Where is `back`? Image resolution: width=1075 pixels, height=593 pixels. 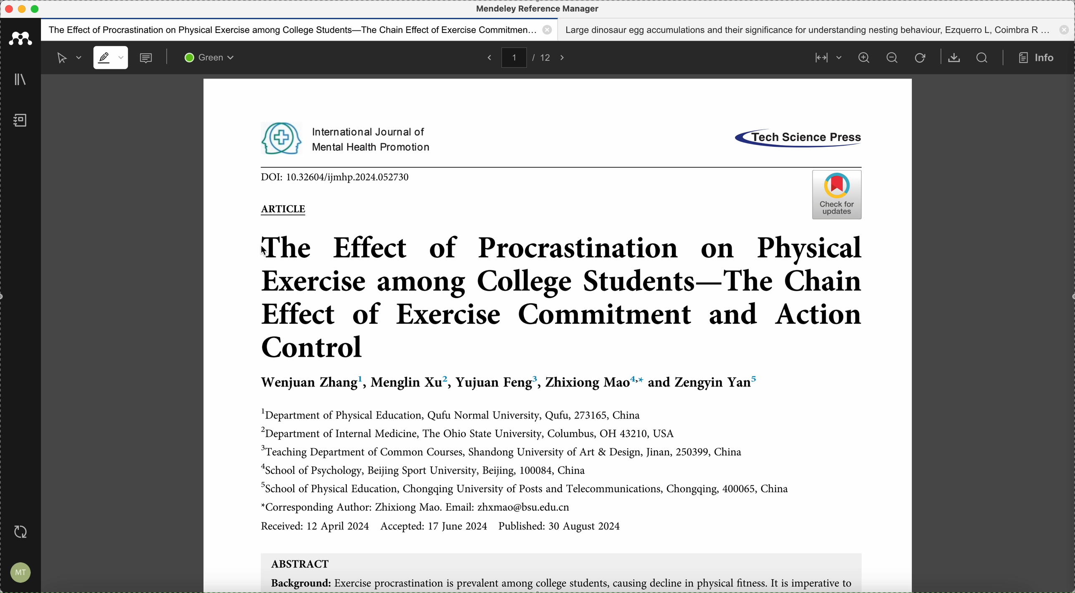
back is located at coordinates (488, 57).